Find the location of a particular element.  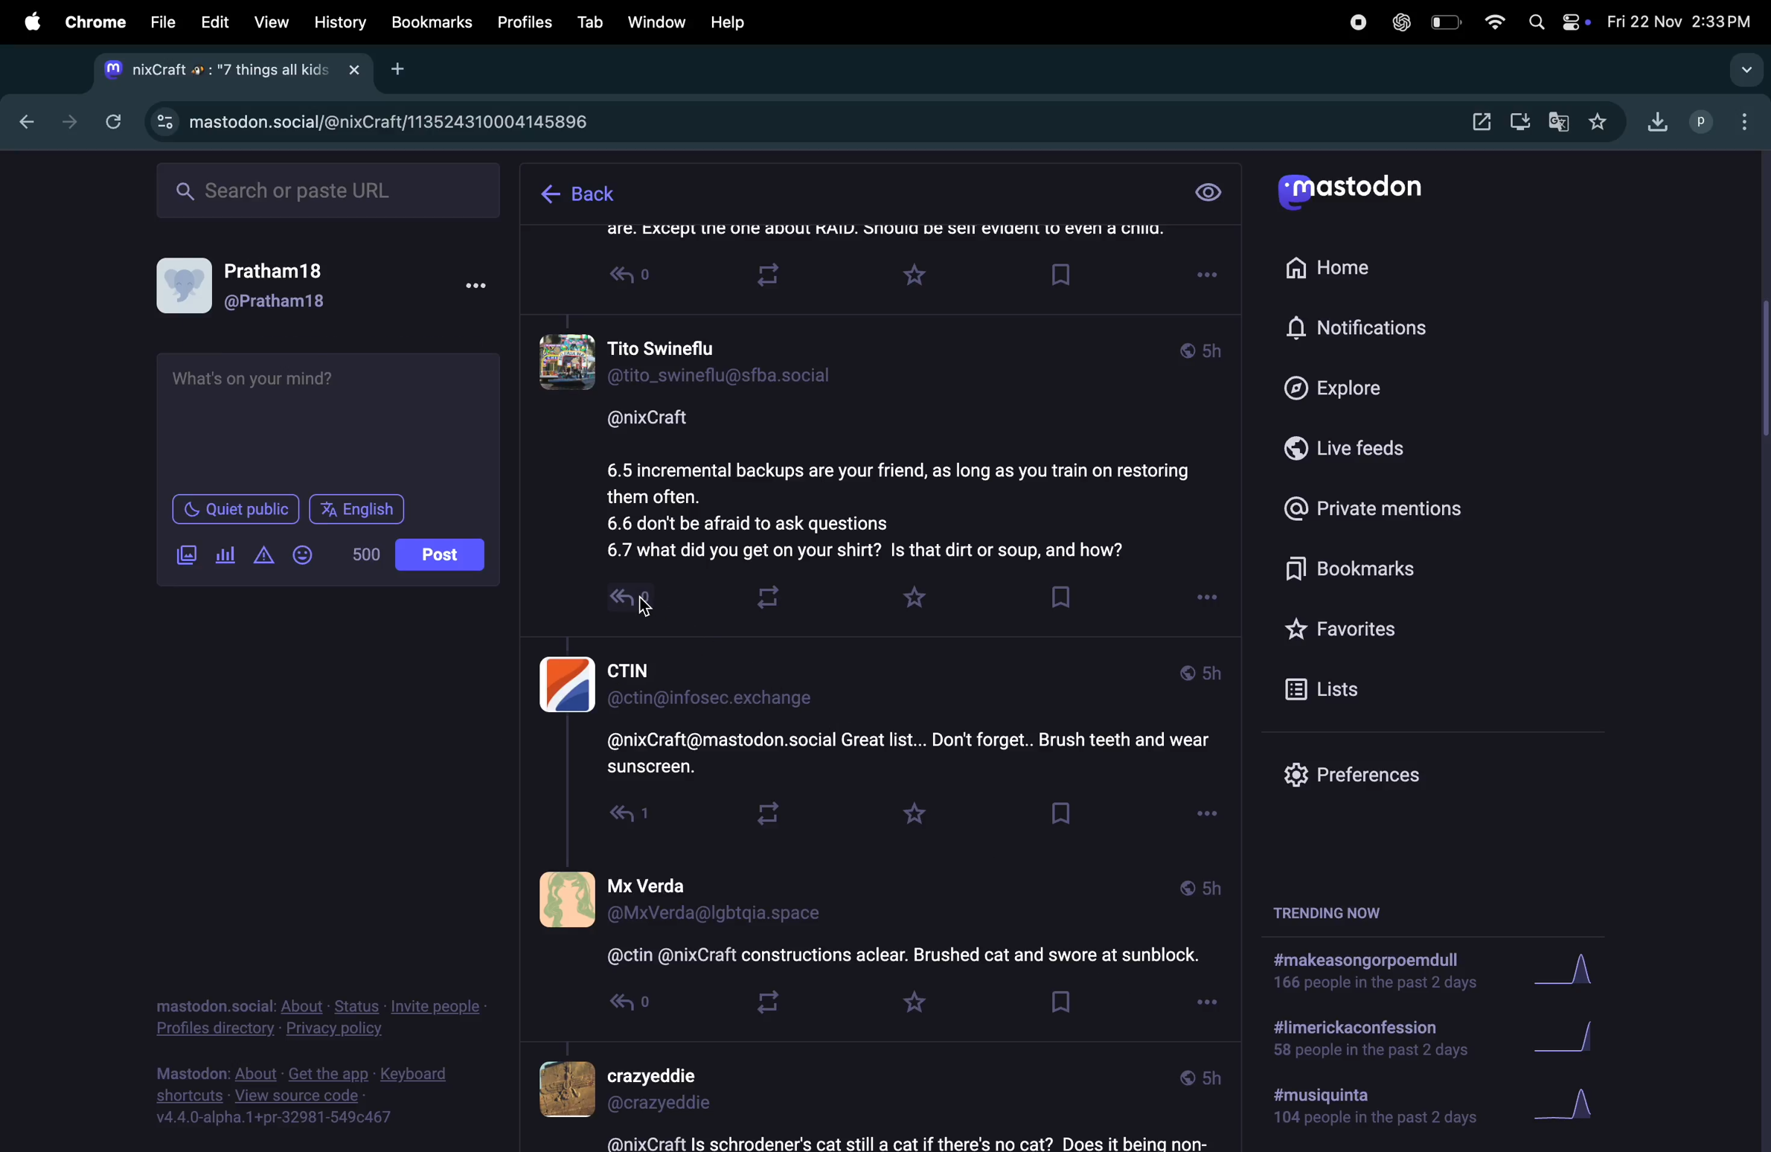

#musiquinta
104 people in the past 2 days is located at coordinates (1367, 1110).